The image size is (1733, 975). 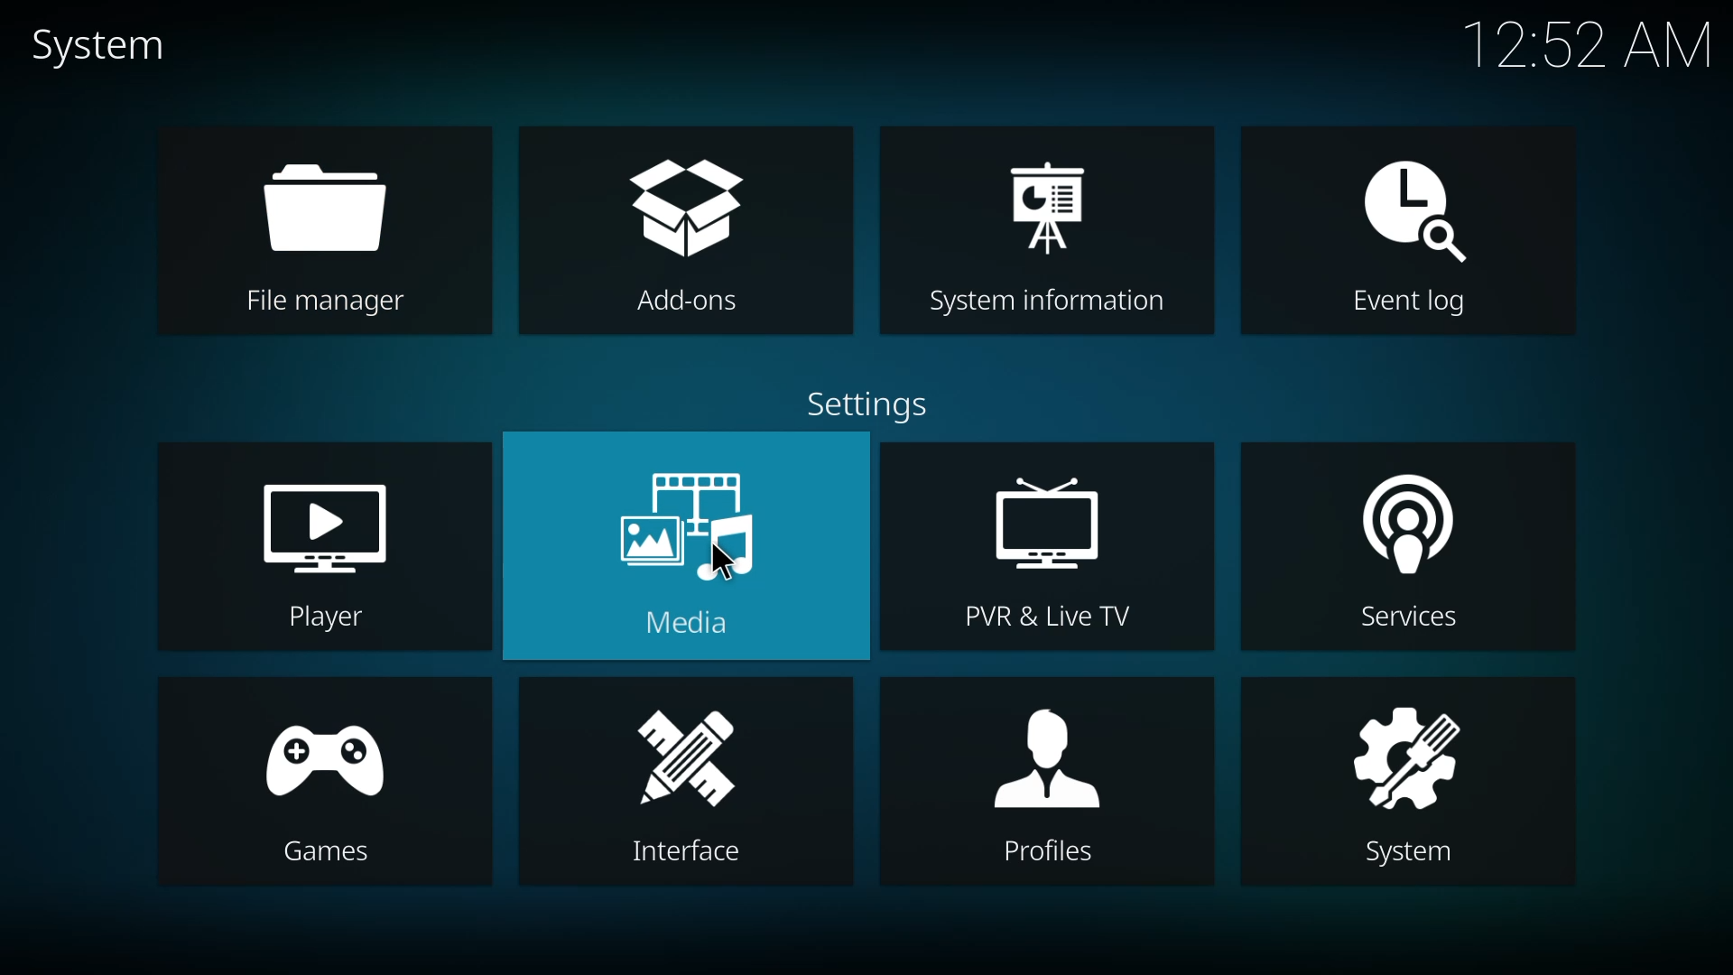 What do you see at coordinates (108, 45) in the screenshot?
I see `system` at bounding box center [108, 45].